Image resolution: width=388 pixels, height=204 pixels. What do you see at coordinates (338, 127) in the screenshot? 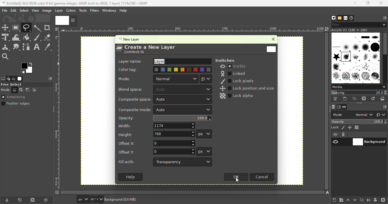
I see `Lock pixels` at bounding box center [338, 127].